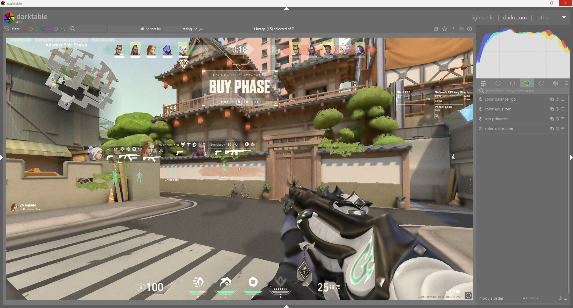 This screenshot has width=573, height=308. Describe the element at coordinates (64, 29) in the screenshot. I see `include color labels` at that location.